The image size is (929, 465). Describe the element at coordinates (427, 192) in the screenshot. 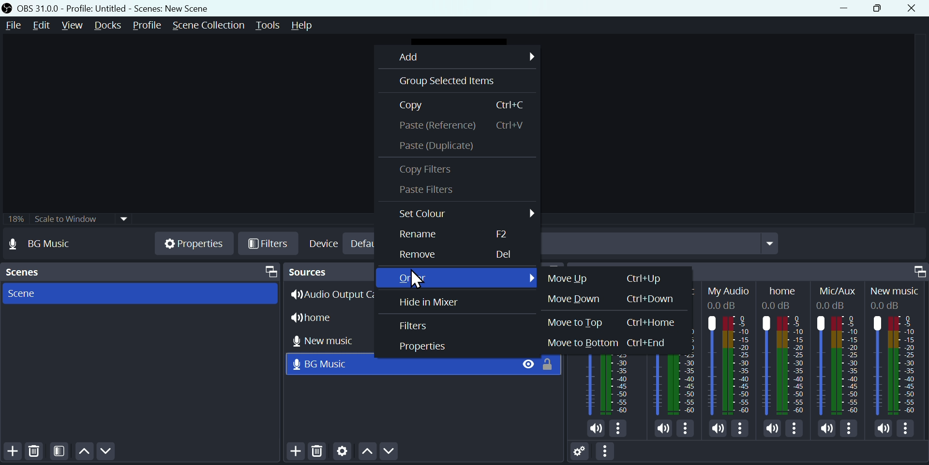

I see `Paste filter` at that location.